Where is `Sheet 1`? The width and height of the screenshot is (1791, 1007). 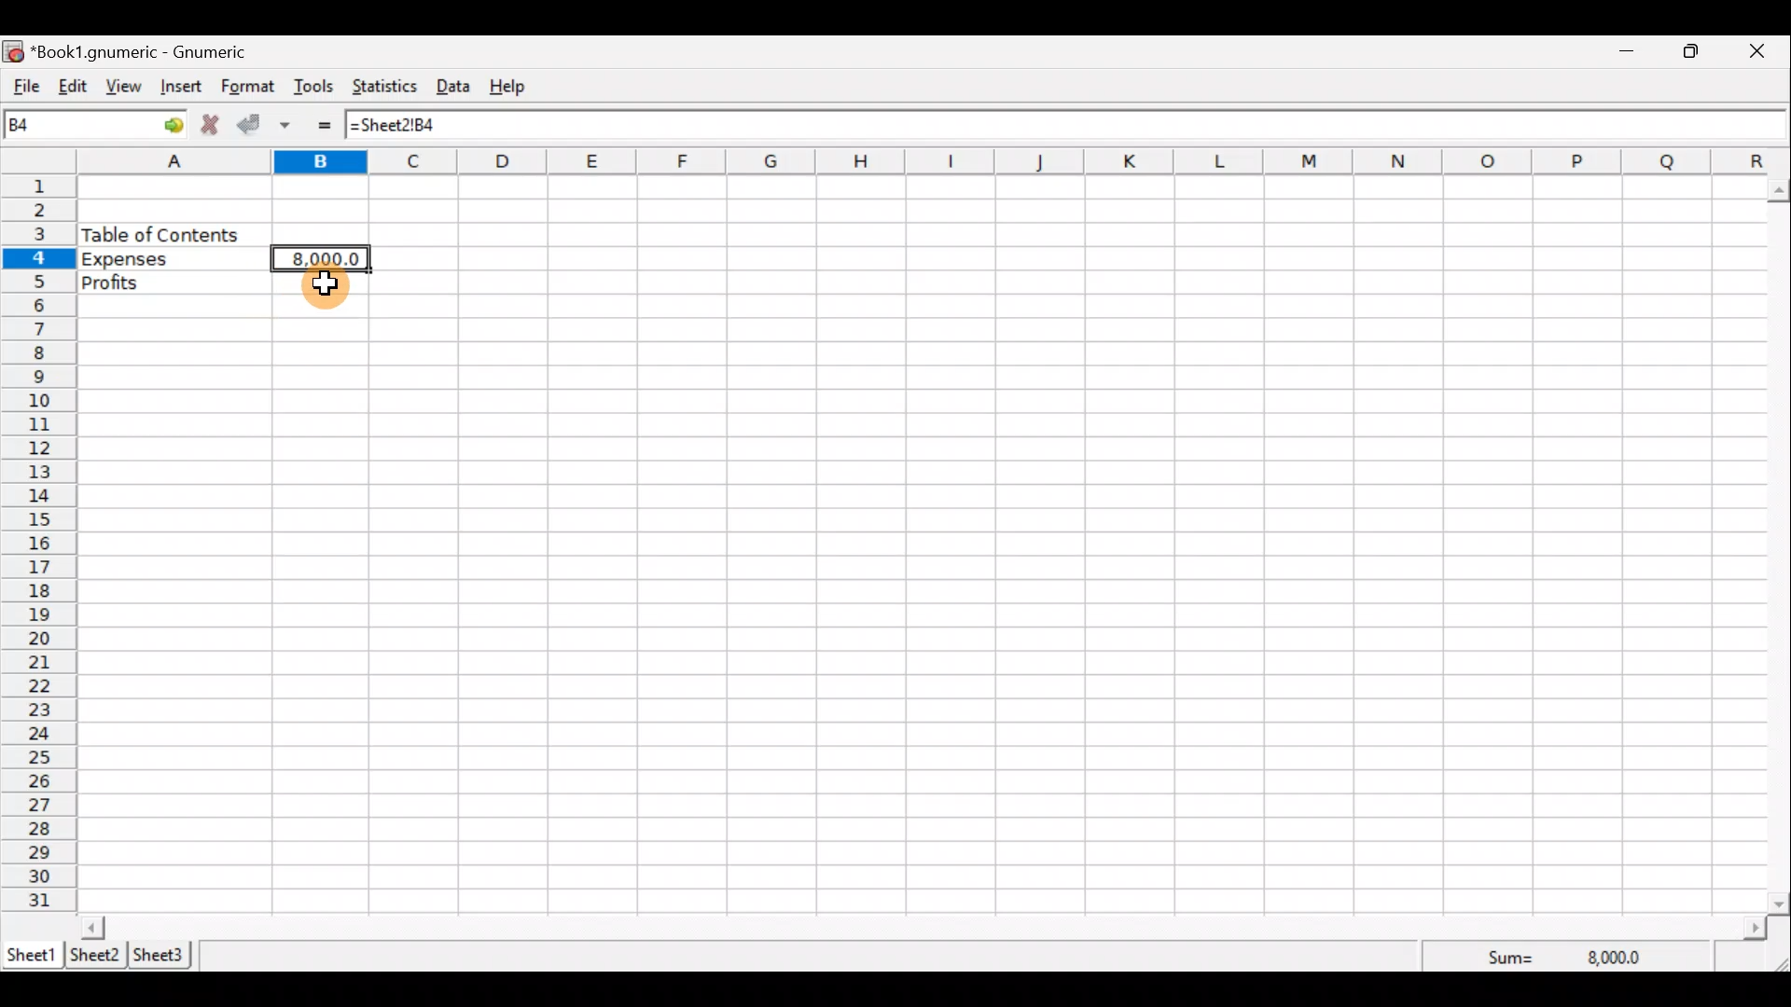
Sheet 1 is located at coordinates (32, 953).